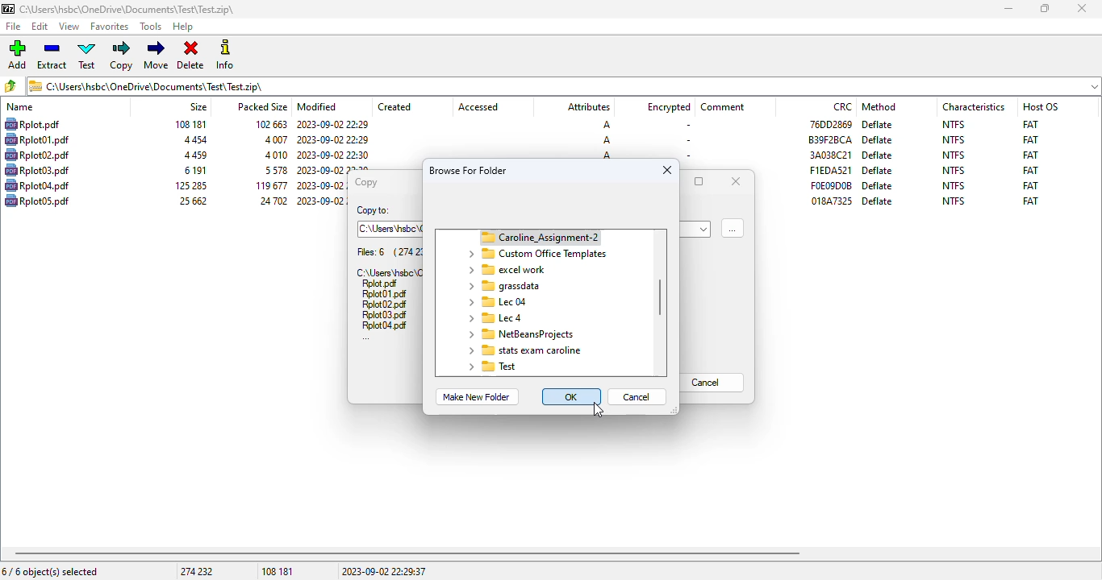 The image size is (1102, 580). I want to click on CRC, so click(830, 155).